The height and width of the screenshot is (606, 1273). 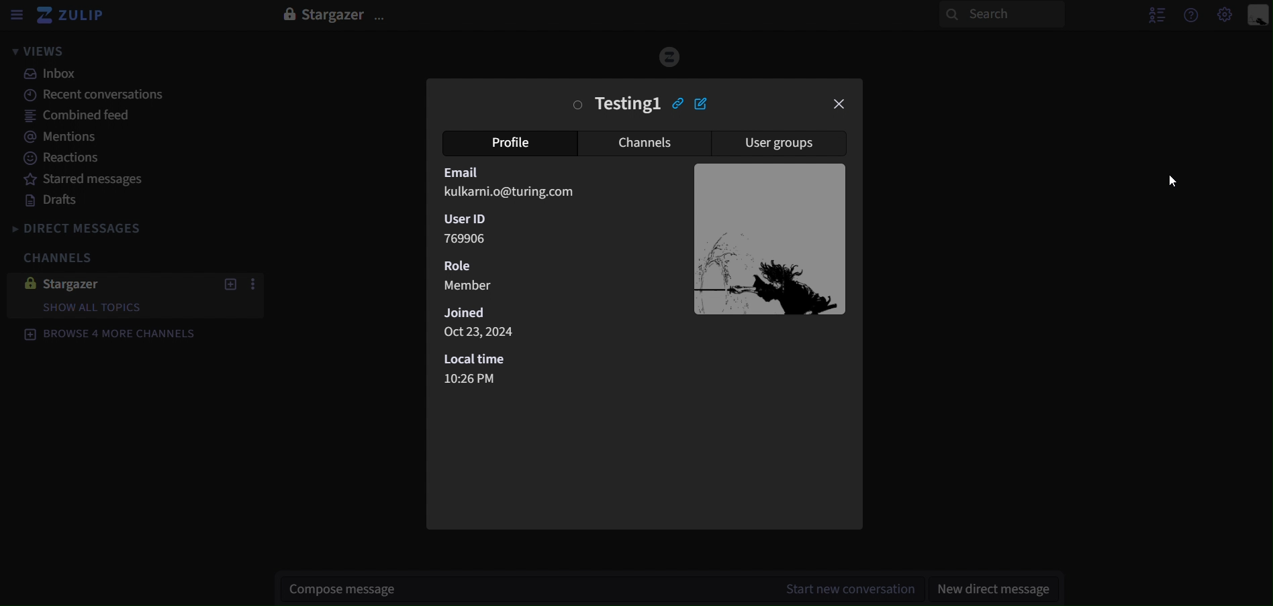 I want to click on Email
kulkarni.o@turing.com, so click(x=508, y=184).